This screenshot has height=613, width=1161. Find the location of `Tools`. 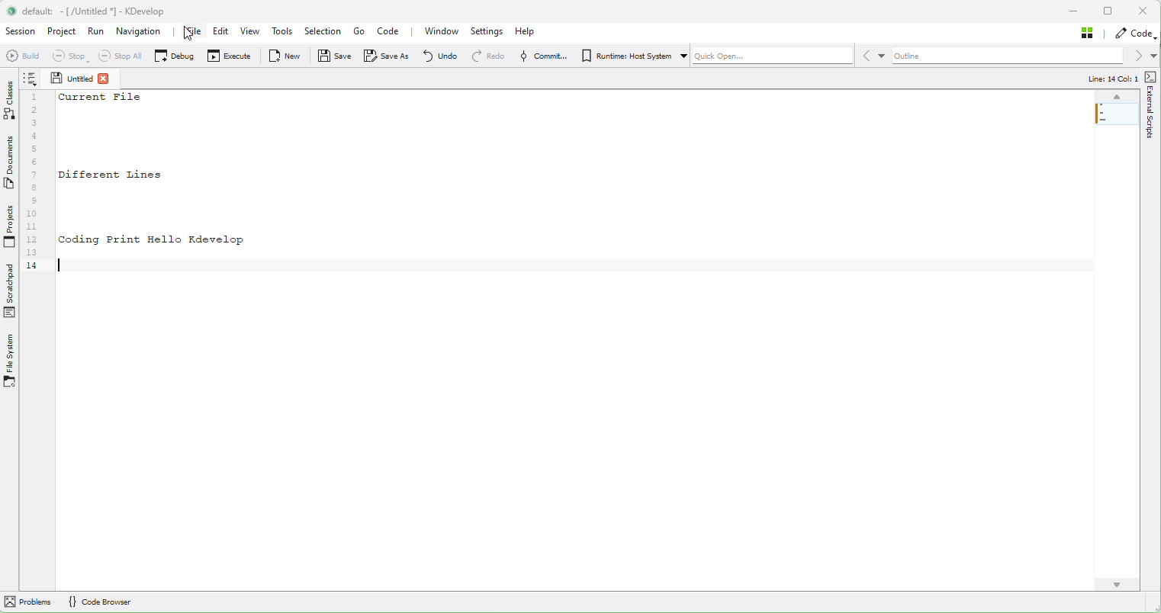

Tools is located at coordinates (285, 32).